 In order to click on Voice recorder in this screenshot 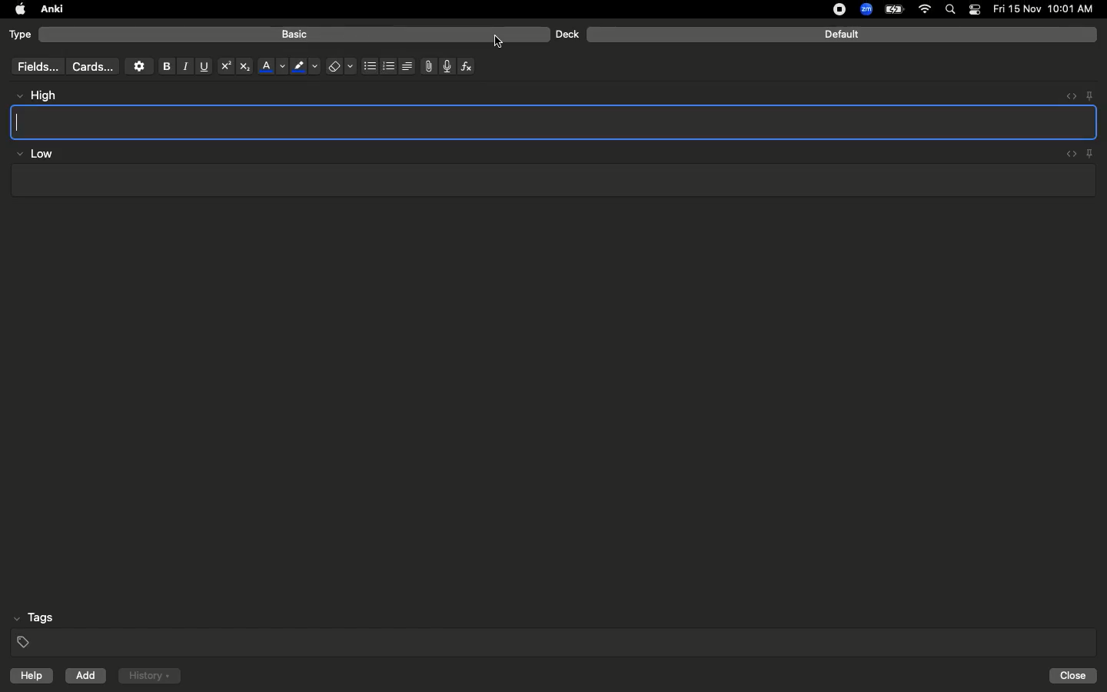, I will do `click(446, 65)`.